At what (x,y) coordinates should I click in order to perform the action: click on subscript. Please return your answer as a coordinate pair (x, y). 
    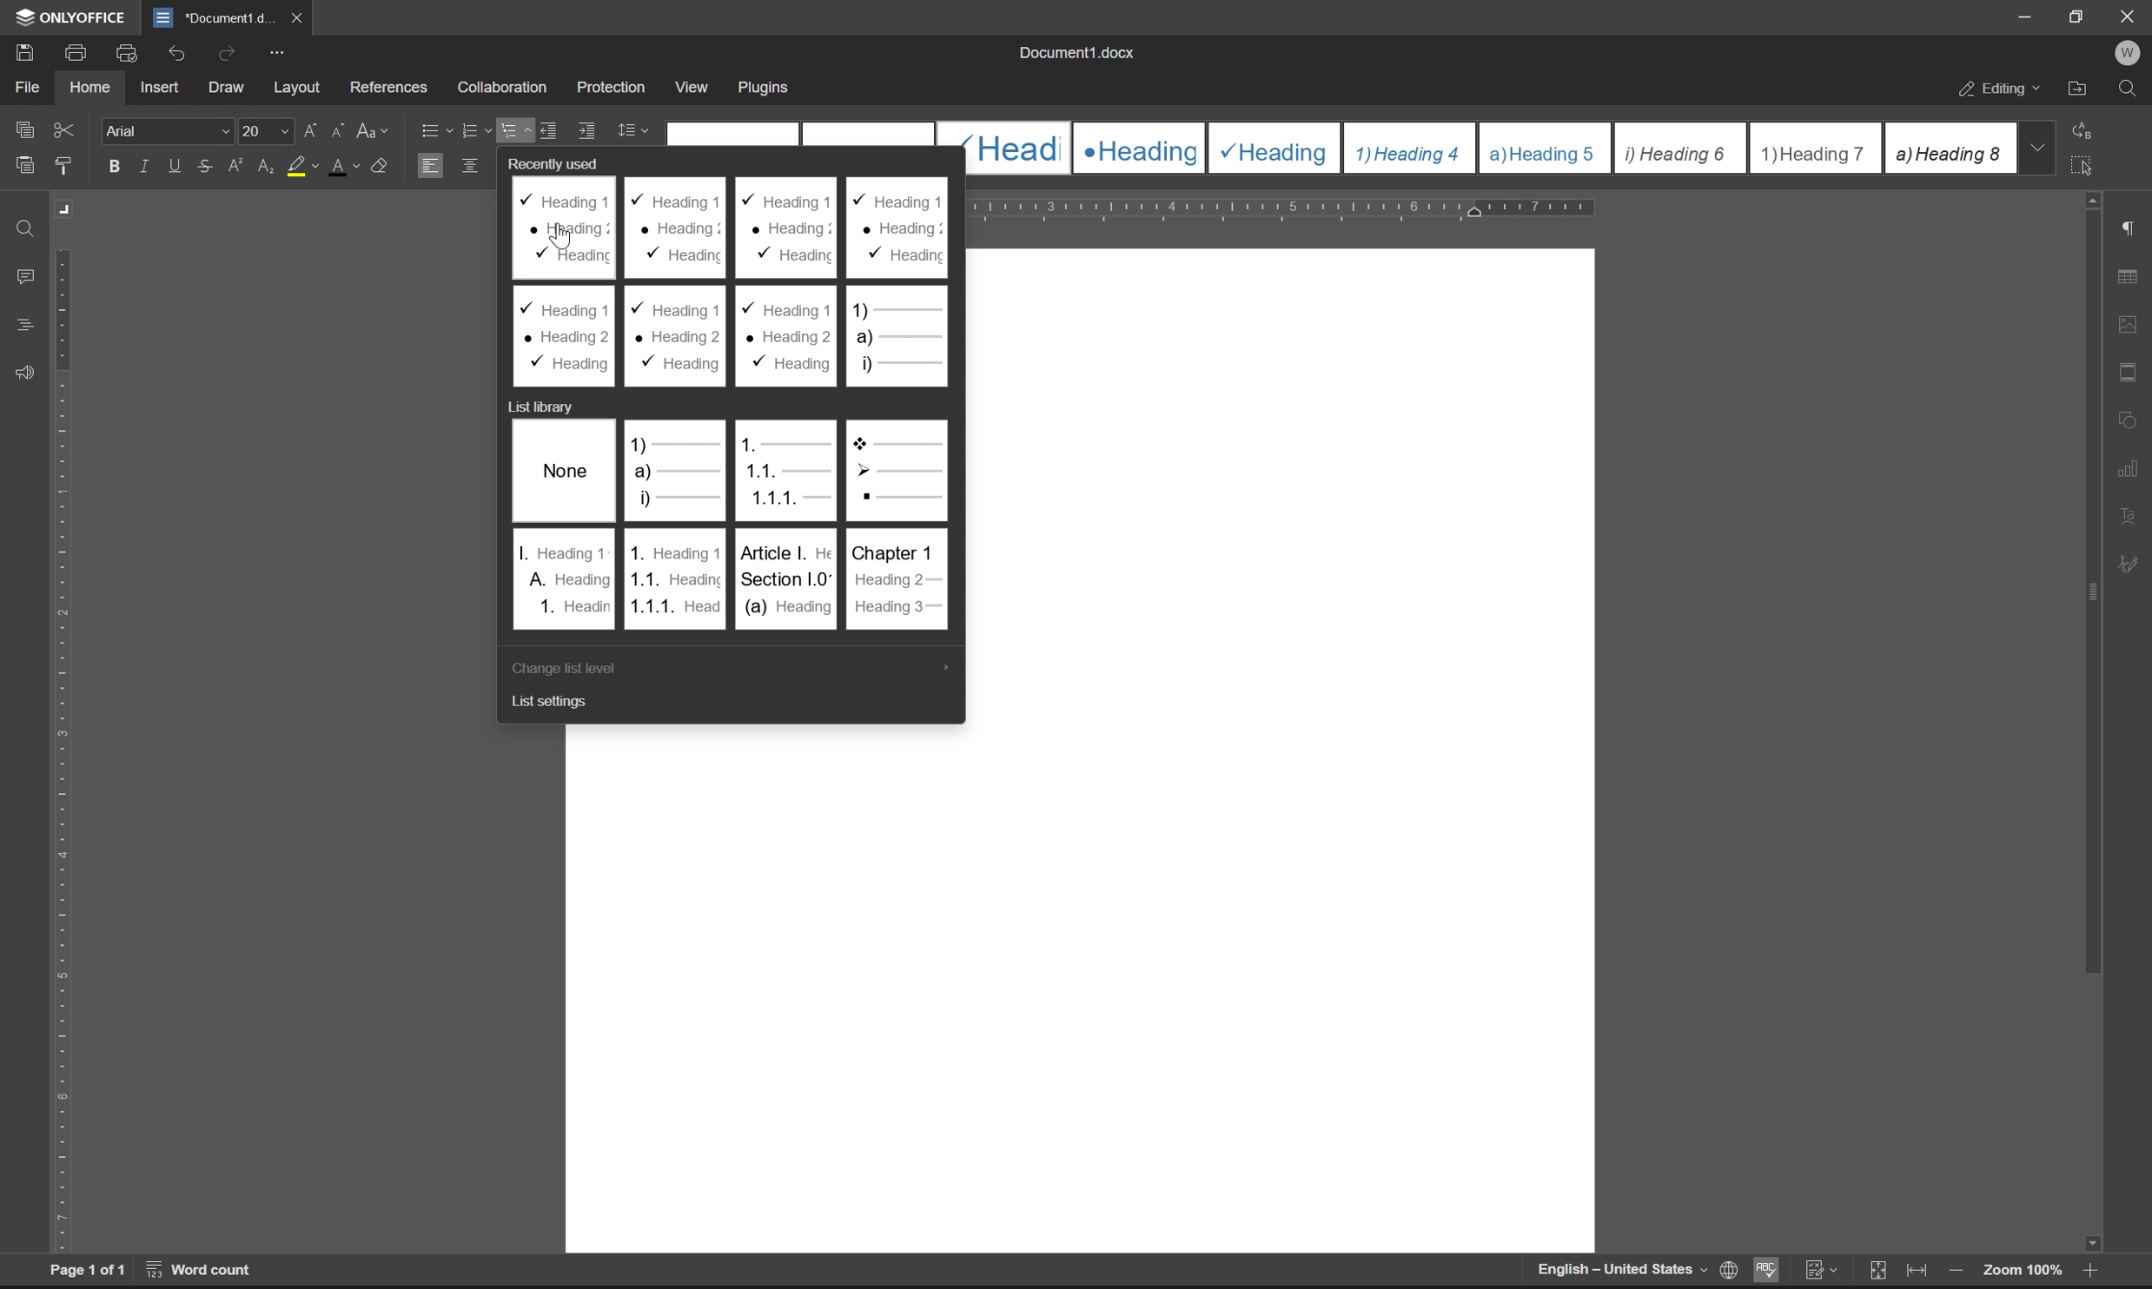
    Looking at the image, I should click on (268, 163).